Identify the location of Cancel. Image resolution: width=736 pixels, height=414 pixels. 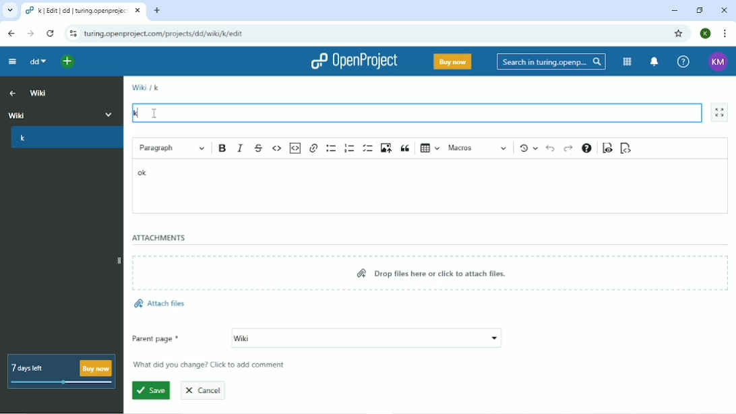
(206, 390).